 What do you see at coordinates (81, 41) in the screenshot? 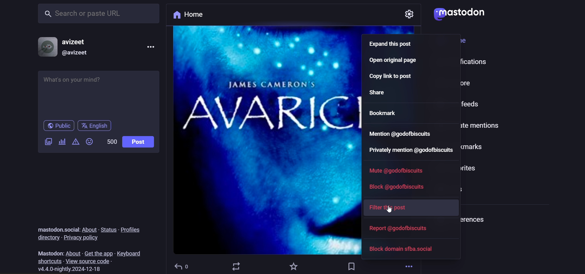
I see `name` at bounding box center [81, 41].